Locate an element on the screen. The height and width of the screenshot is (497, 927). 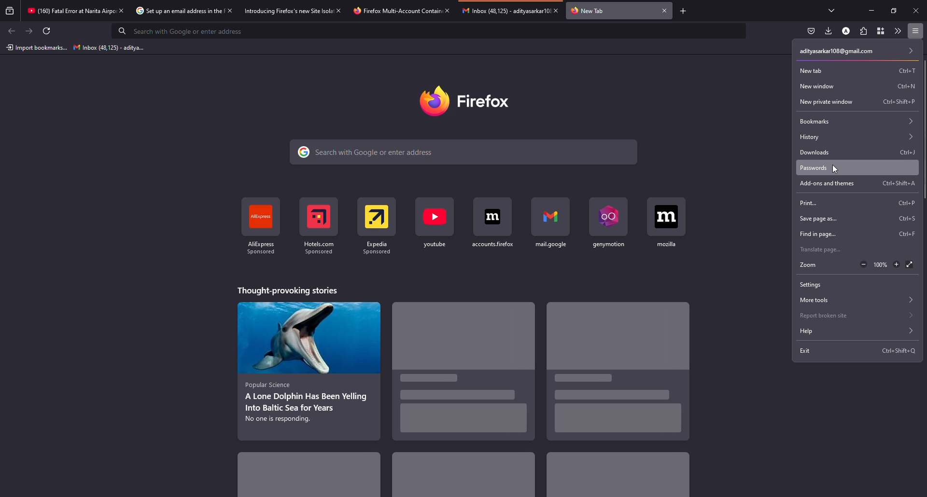
shortcut is located at coordinates (893, 101).